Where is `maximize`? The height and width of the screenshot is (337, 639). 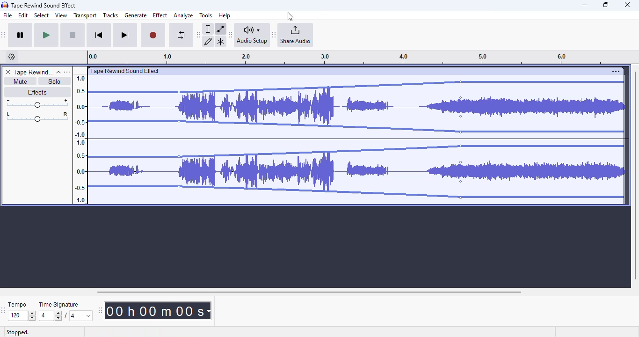
maximize is located at coordinates (606, 5).